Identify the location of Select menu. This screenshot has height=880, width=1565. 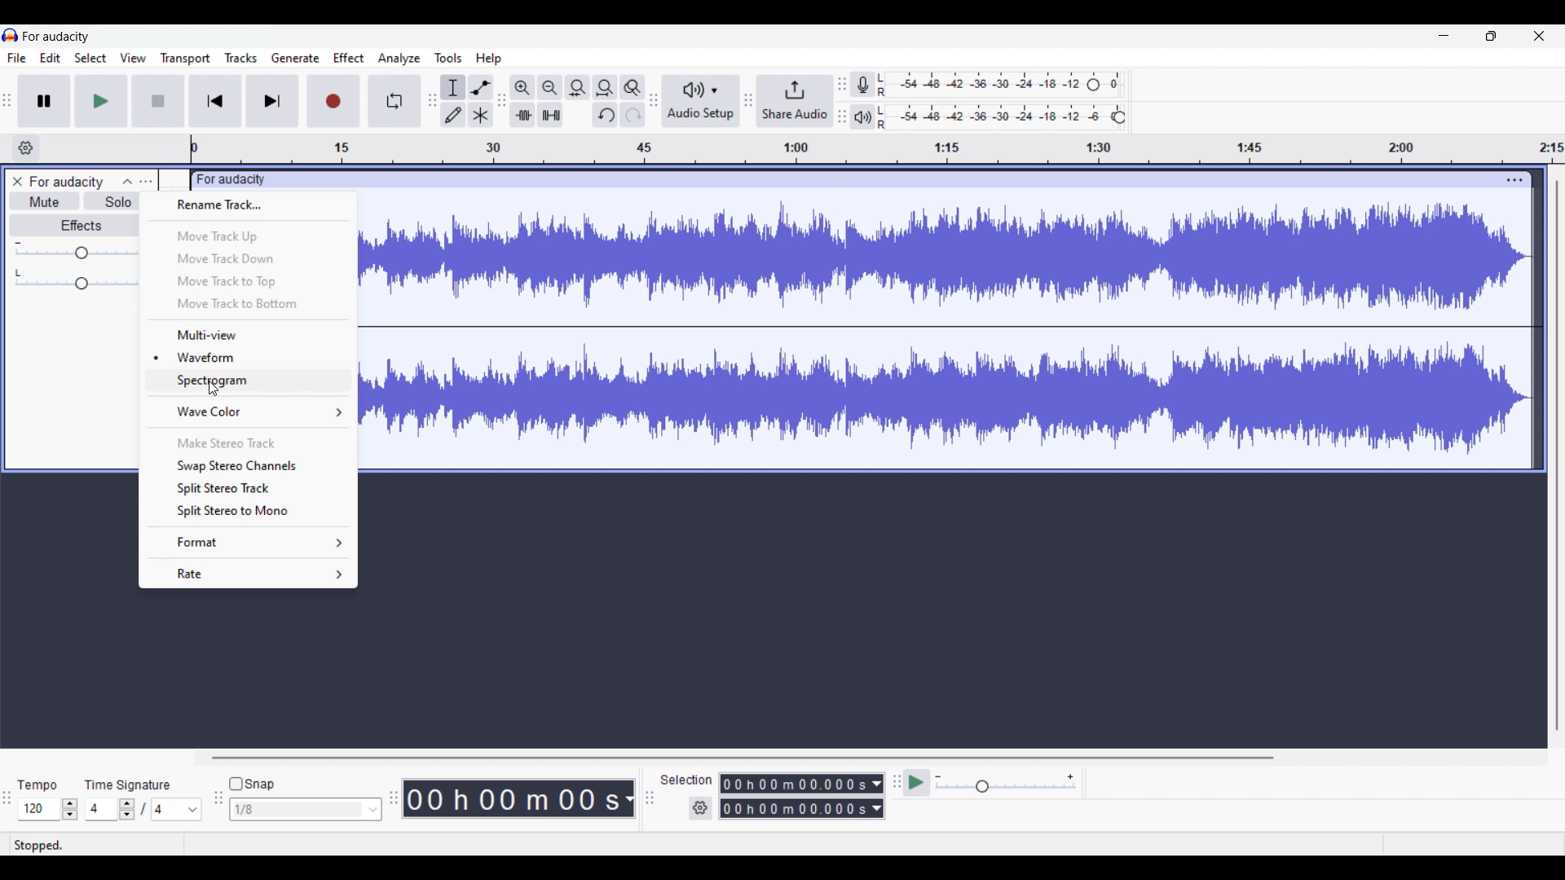
(90, 58).